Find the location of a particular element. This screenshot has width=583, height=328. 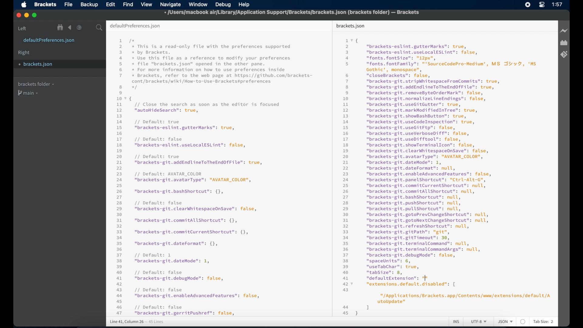

right is located at coordinates (24, 53).